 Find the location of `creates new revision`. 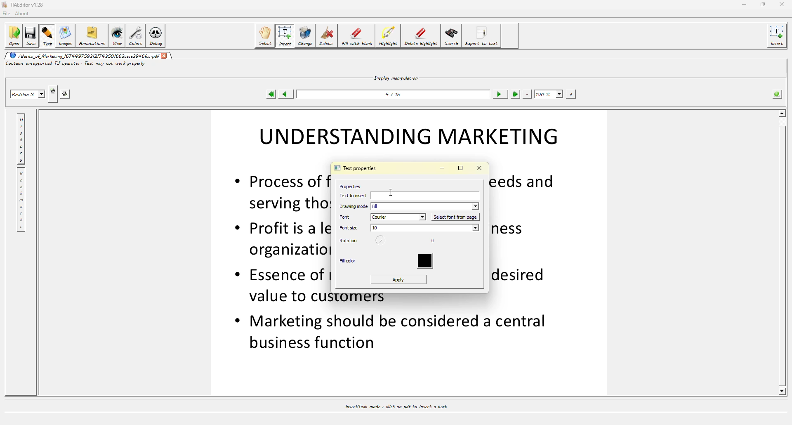

creates new revision is located at coordinates (52, 90).